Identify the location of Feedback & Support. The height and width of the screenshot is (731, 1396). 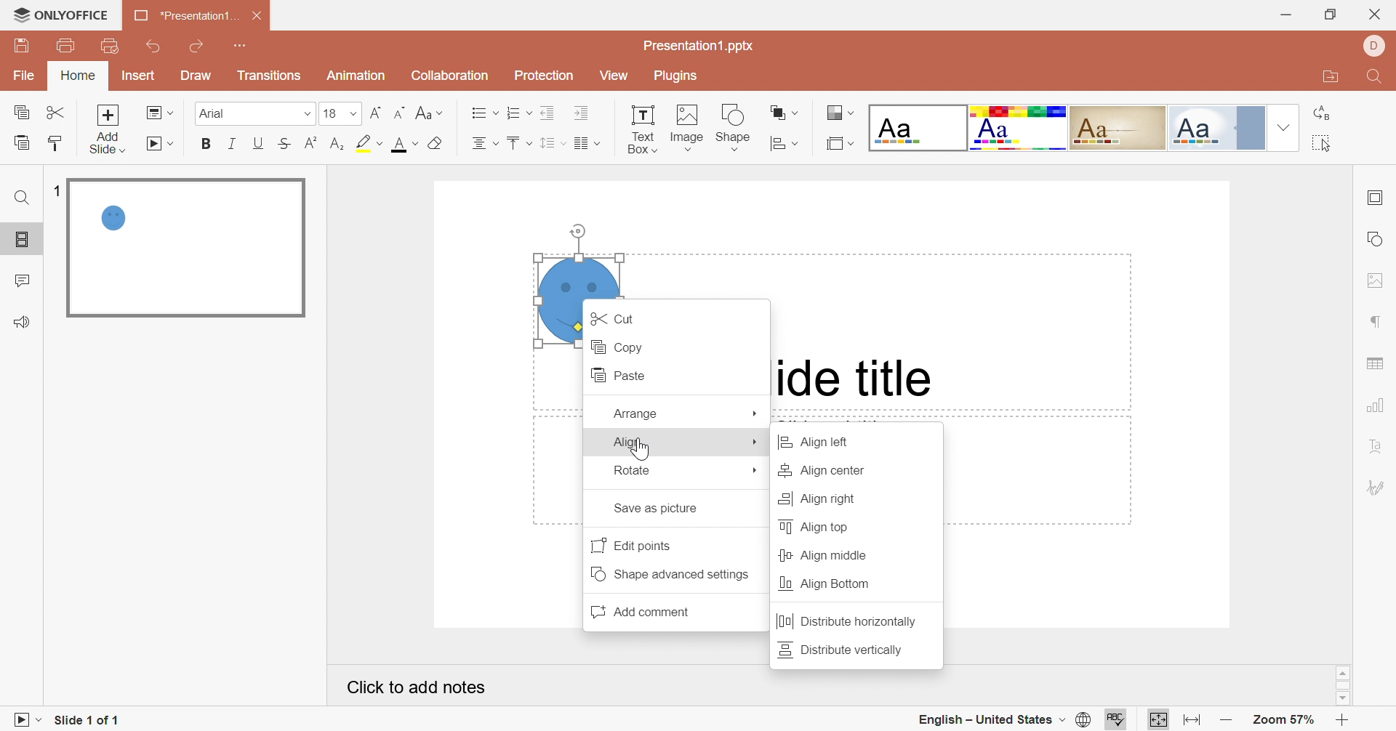
(23, 323).